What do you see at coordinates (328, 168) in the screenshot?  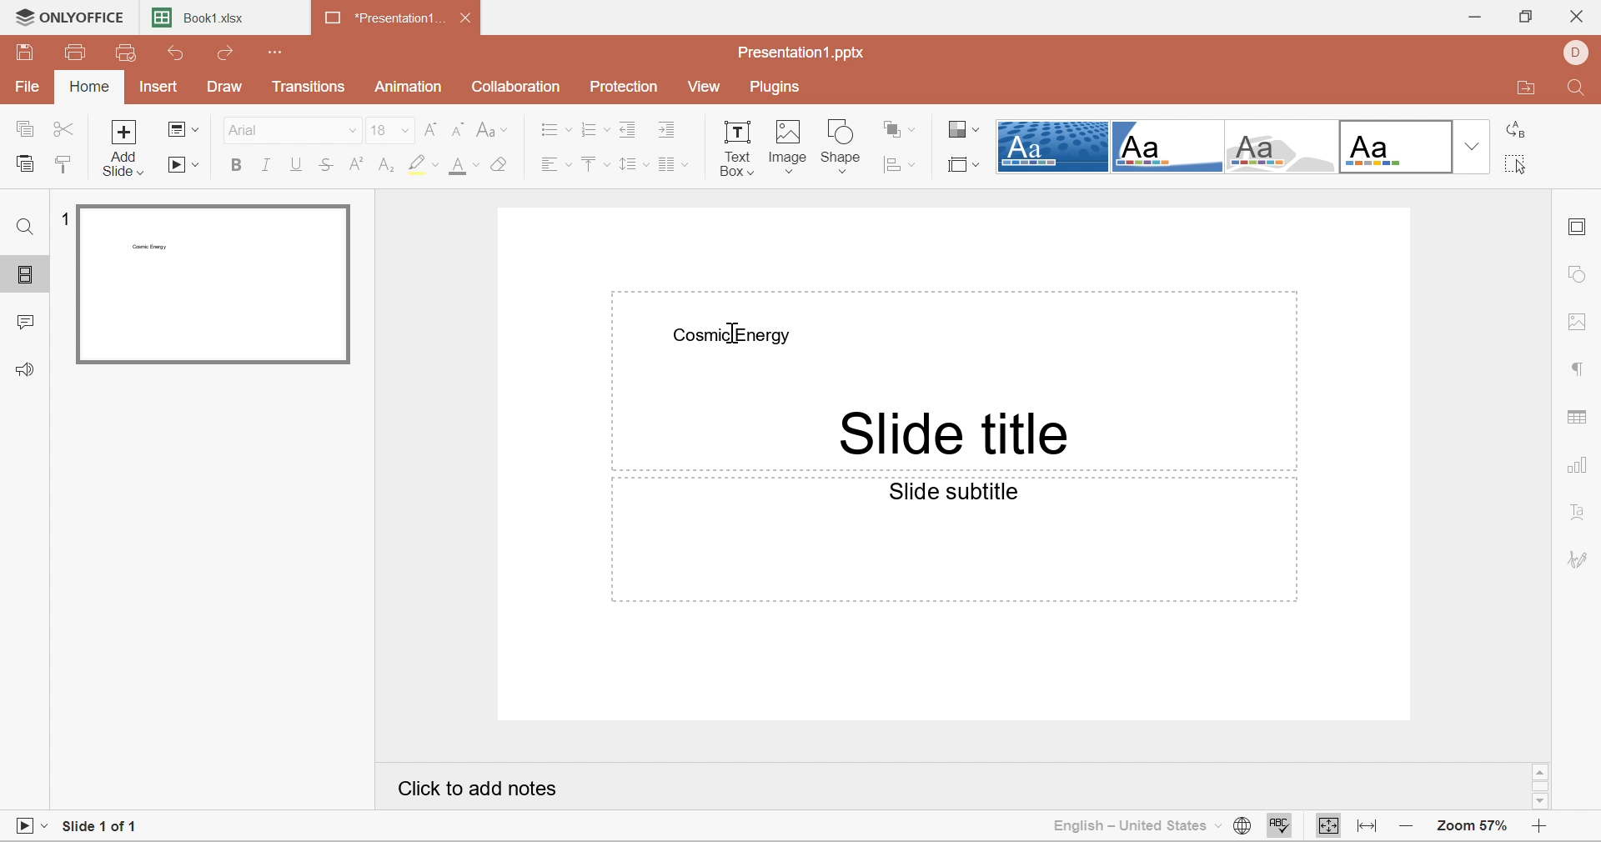 I see `Strikethrough` at bounding box center [328, 168].